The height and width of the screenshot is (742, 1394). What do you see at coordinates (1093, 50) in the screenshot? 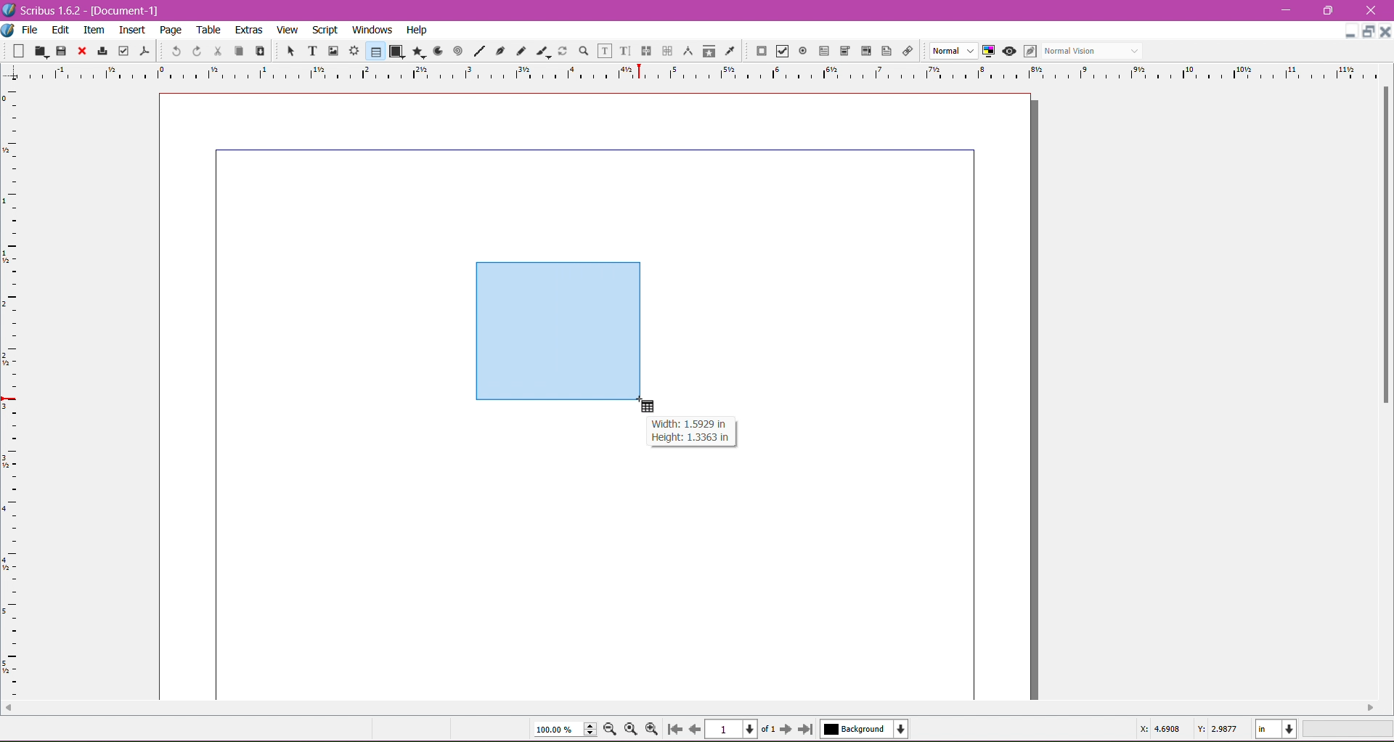
I see `Normal   Vision` at bounding box center [1093, 50].